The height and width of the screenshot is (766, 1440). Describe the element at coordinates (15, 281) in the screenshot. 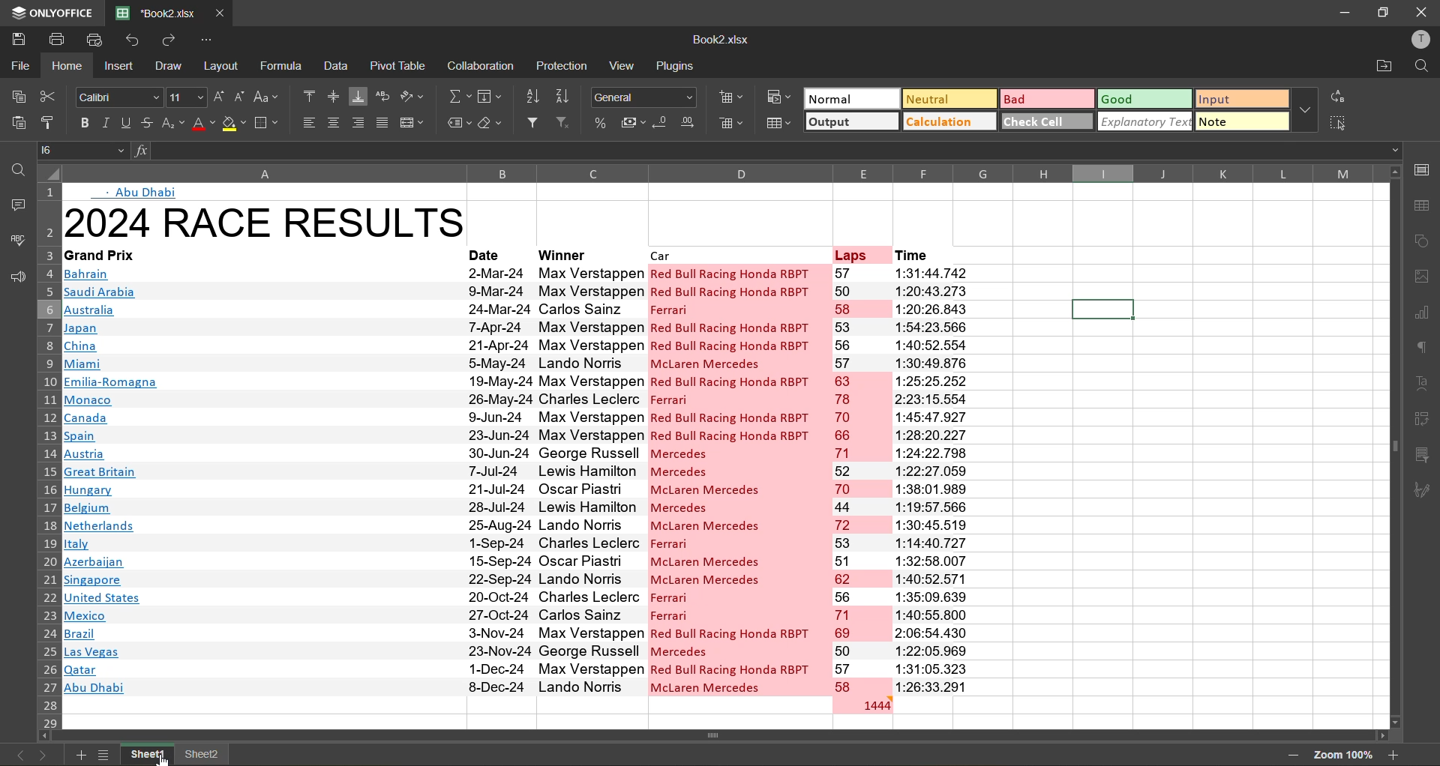

I see `feedback` at that location.